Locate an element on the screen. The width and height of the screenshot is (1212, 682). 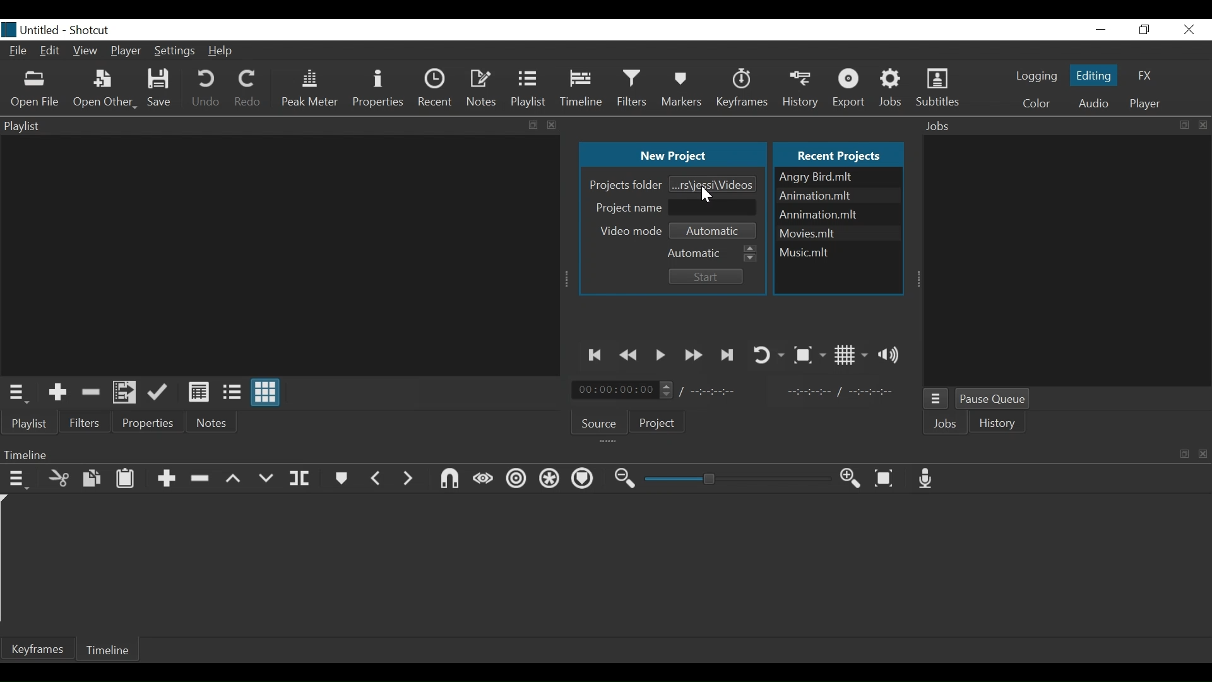
Start is located at coordinates (703, 277).